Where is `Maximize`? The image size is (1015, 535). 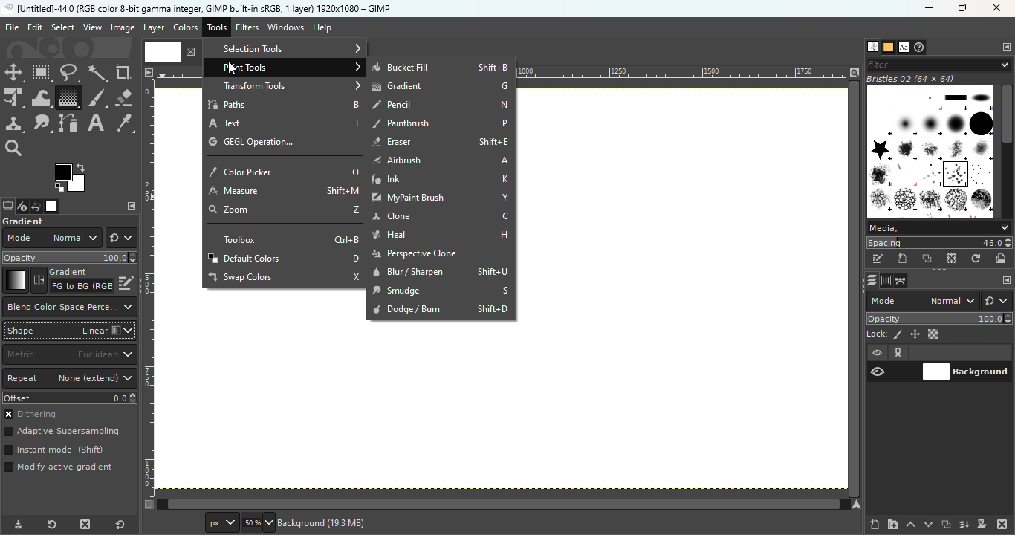
Maximize is located at coordinates (966, 8).